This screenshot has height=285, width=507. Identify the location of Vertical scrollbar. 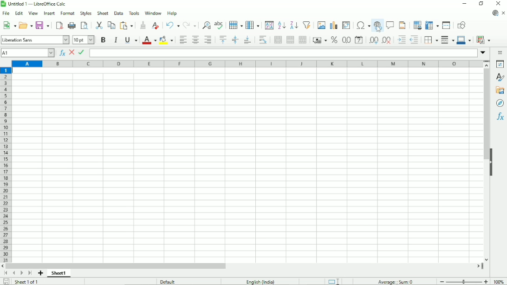
(487, 116).